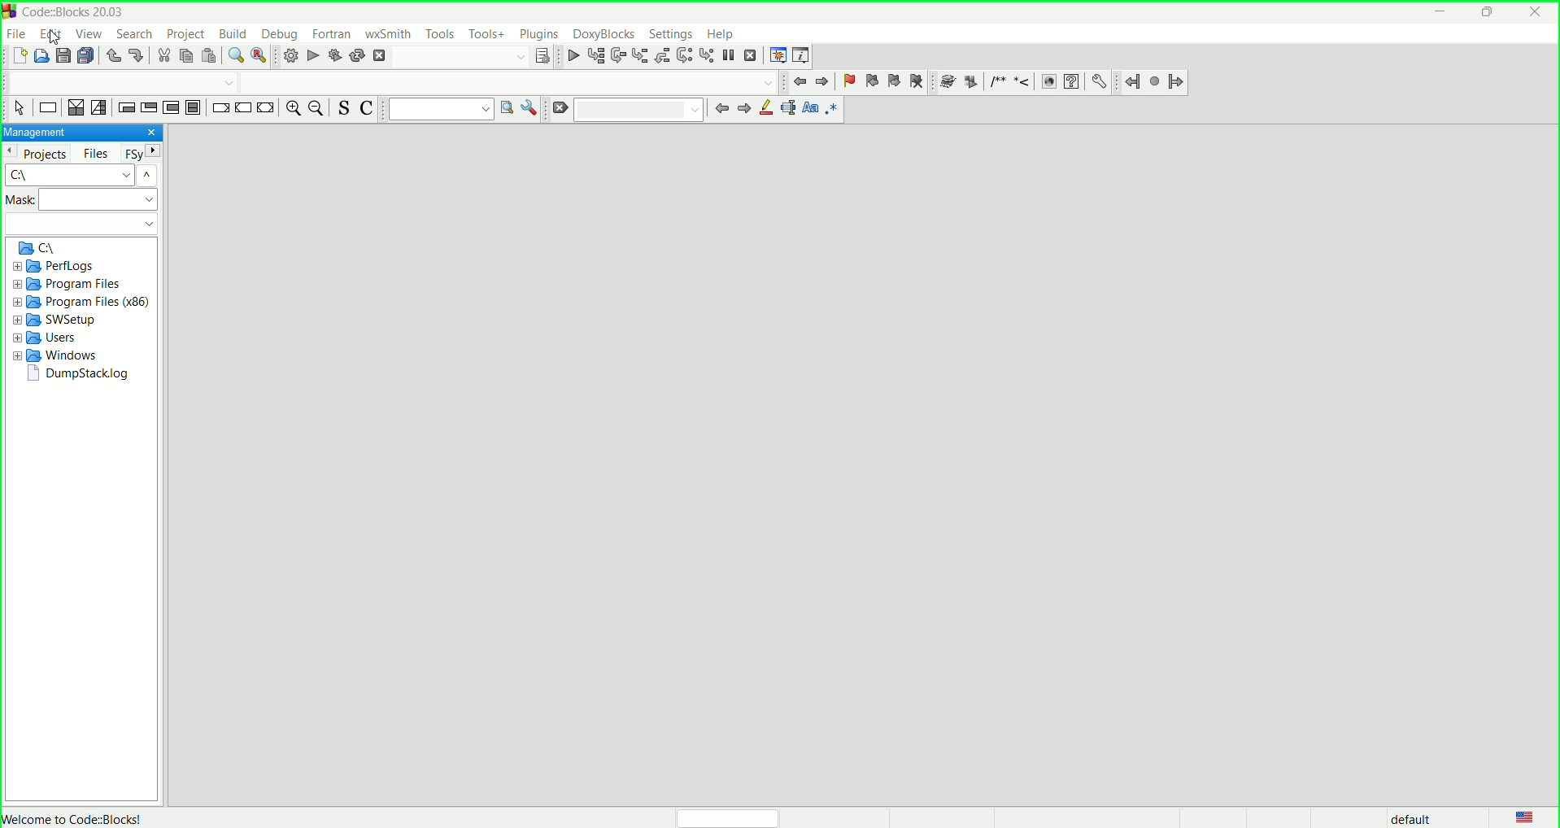  Describe the element at coordinates (187, 33) in the screenshot. I see `project` at that location.